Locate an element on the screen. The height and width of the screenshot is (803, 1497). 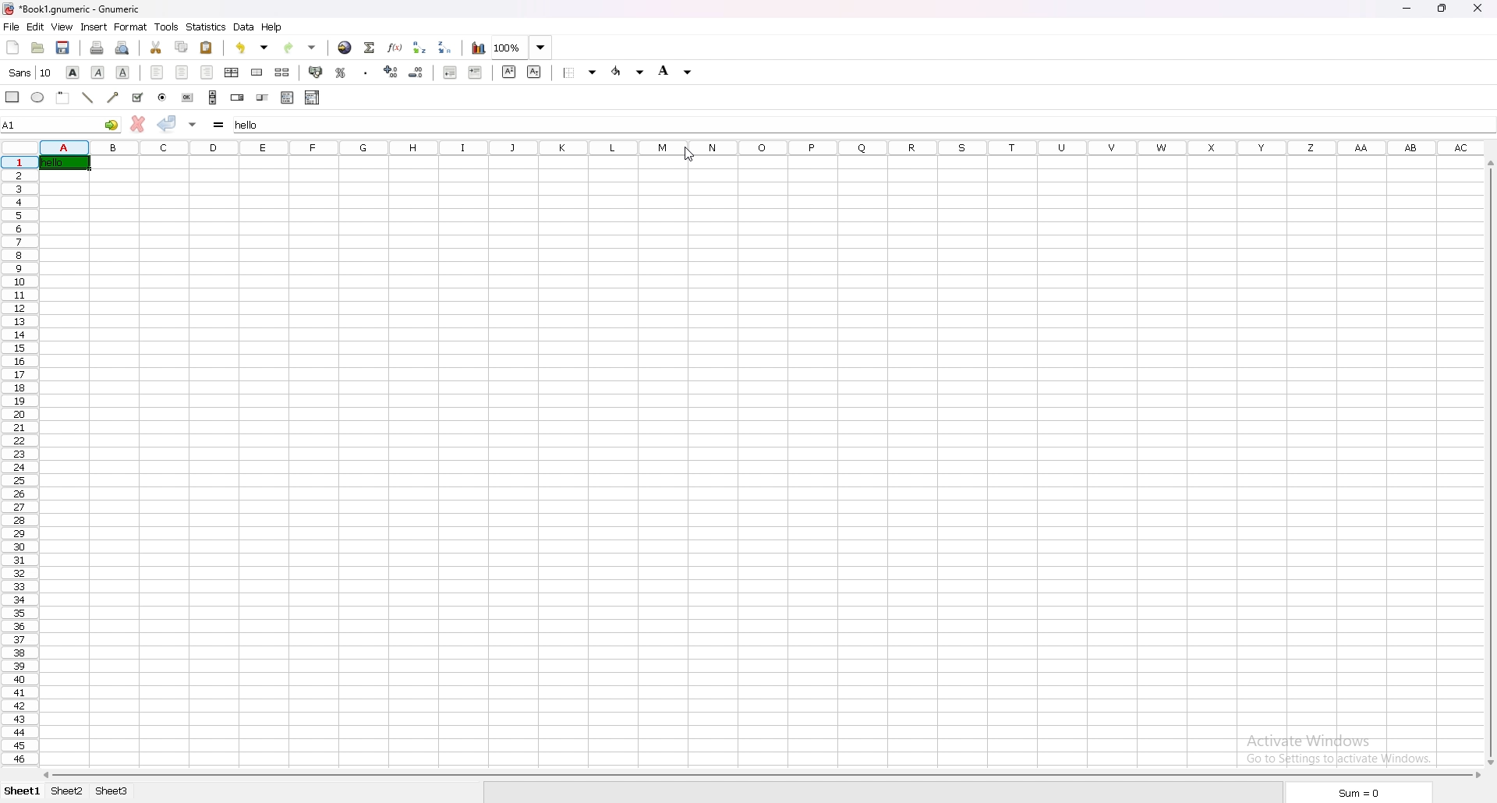
insert is located at coordinates (95, 27).